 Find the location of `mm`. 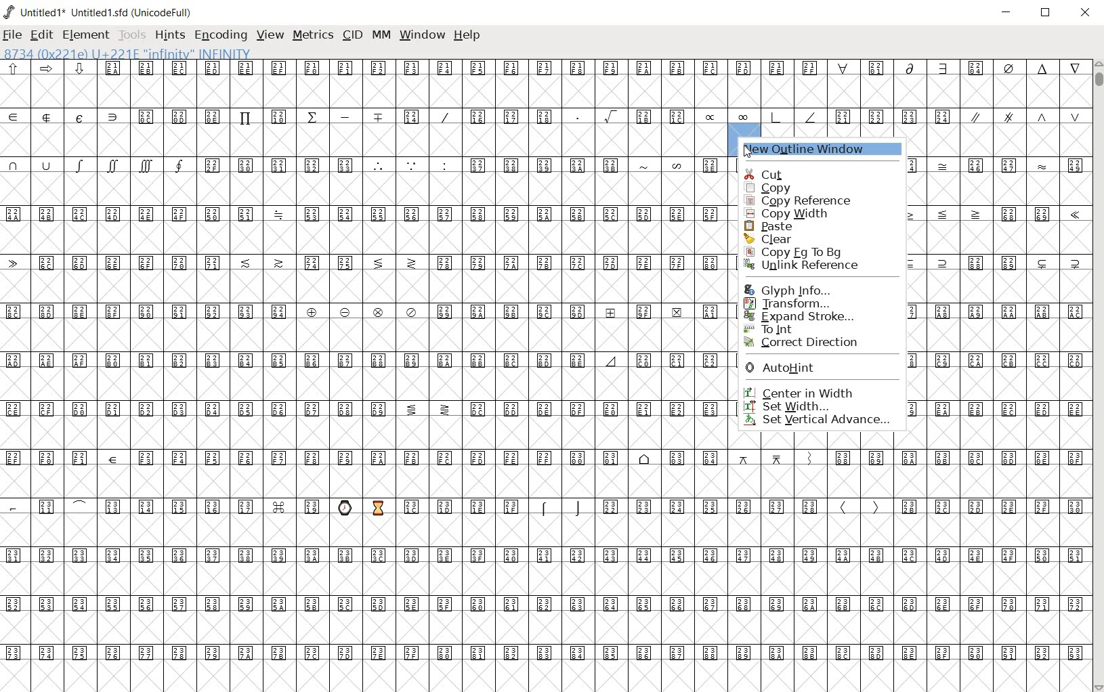

mm is located at coordinates (380, 36).